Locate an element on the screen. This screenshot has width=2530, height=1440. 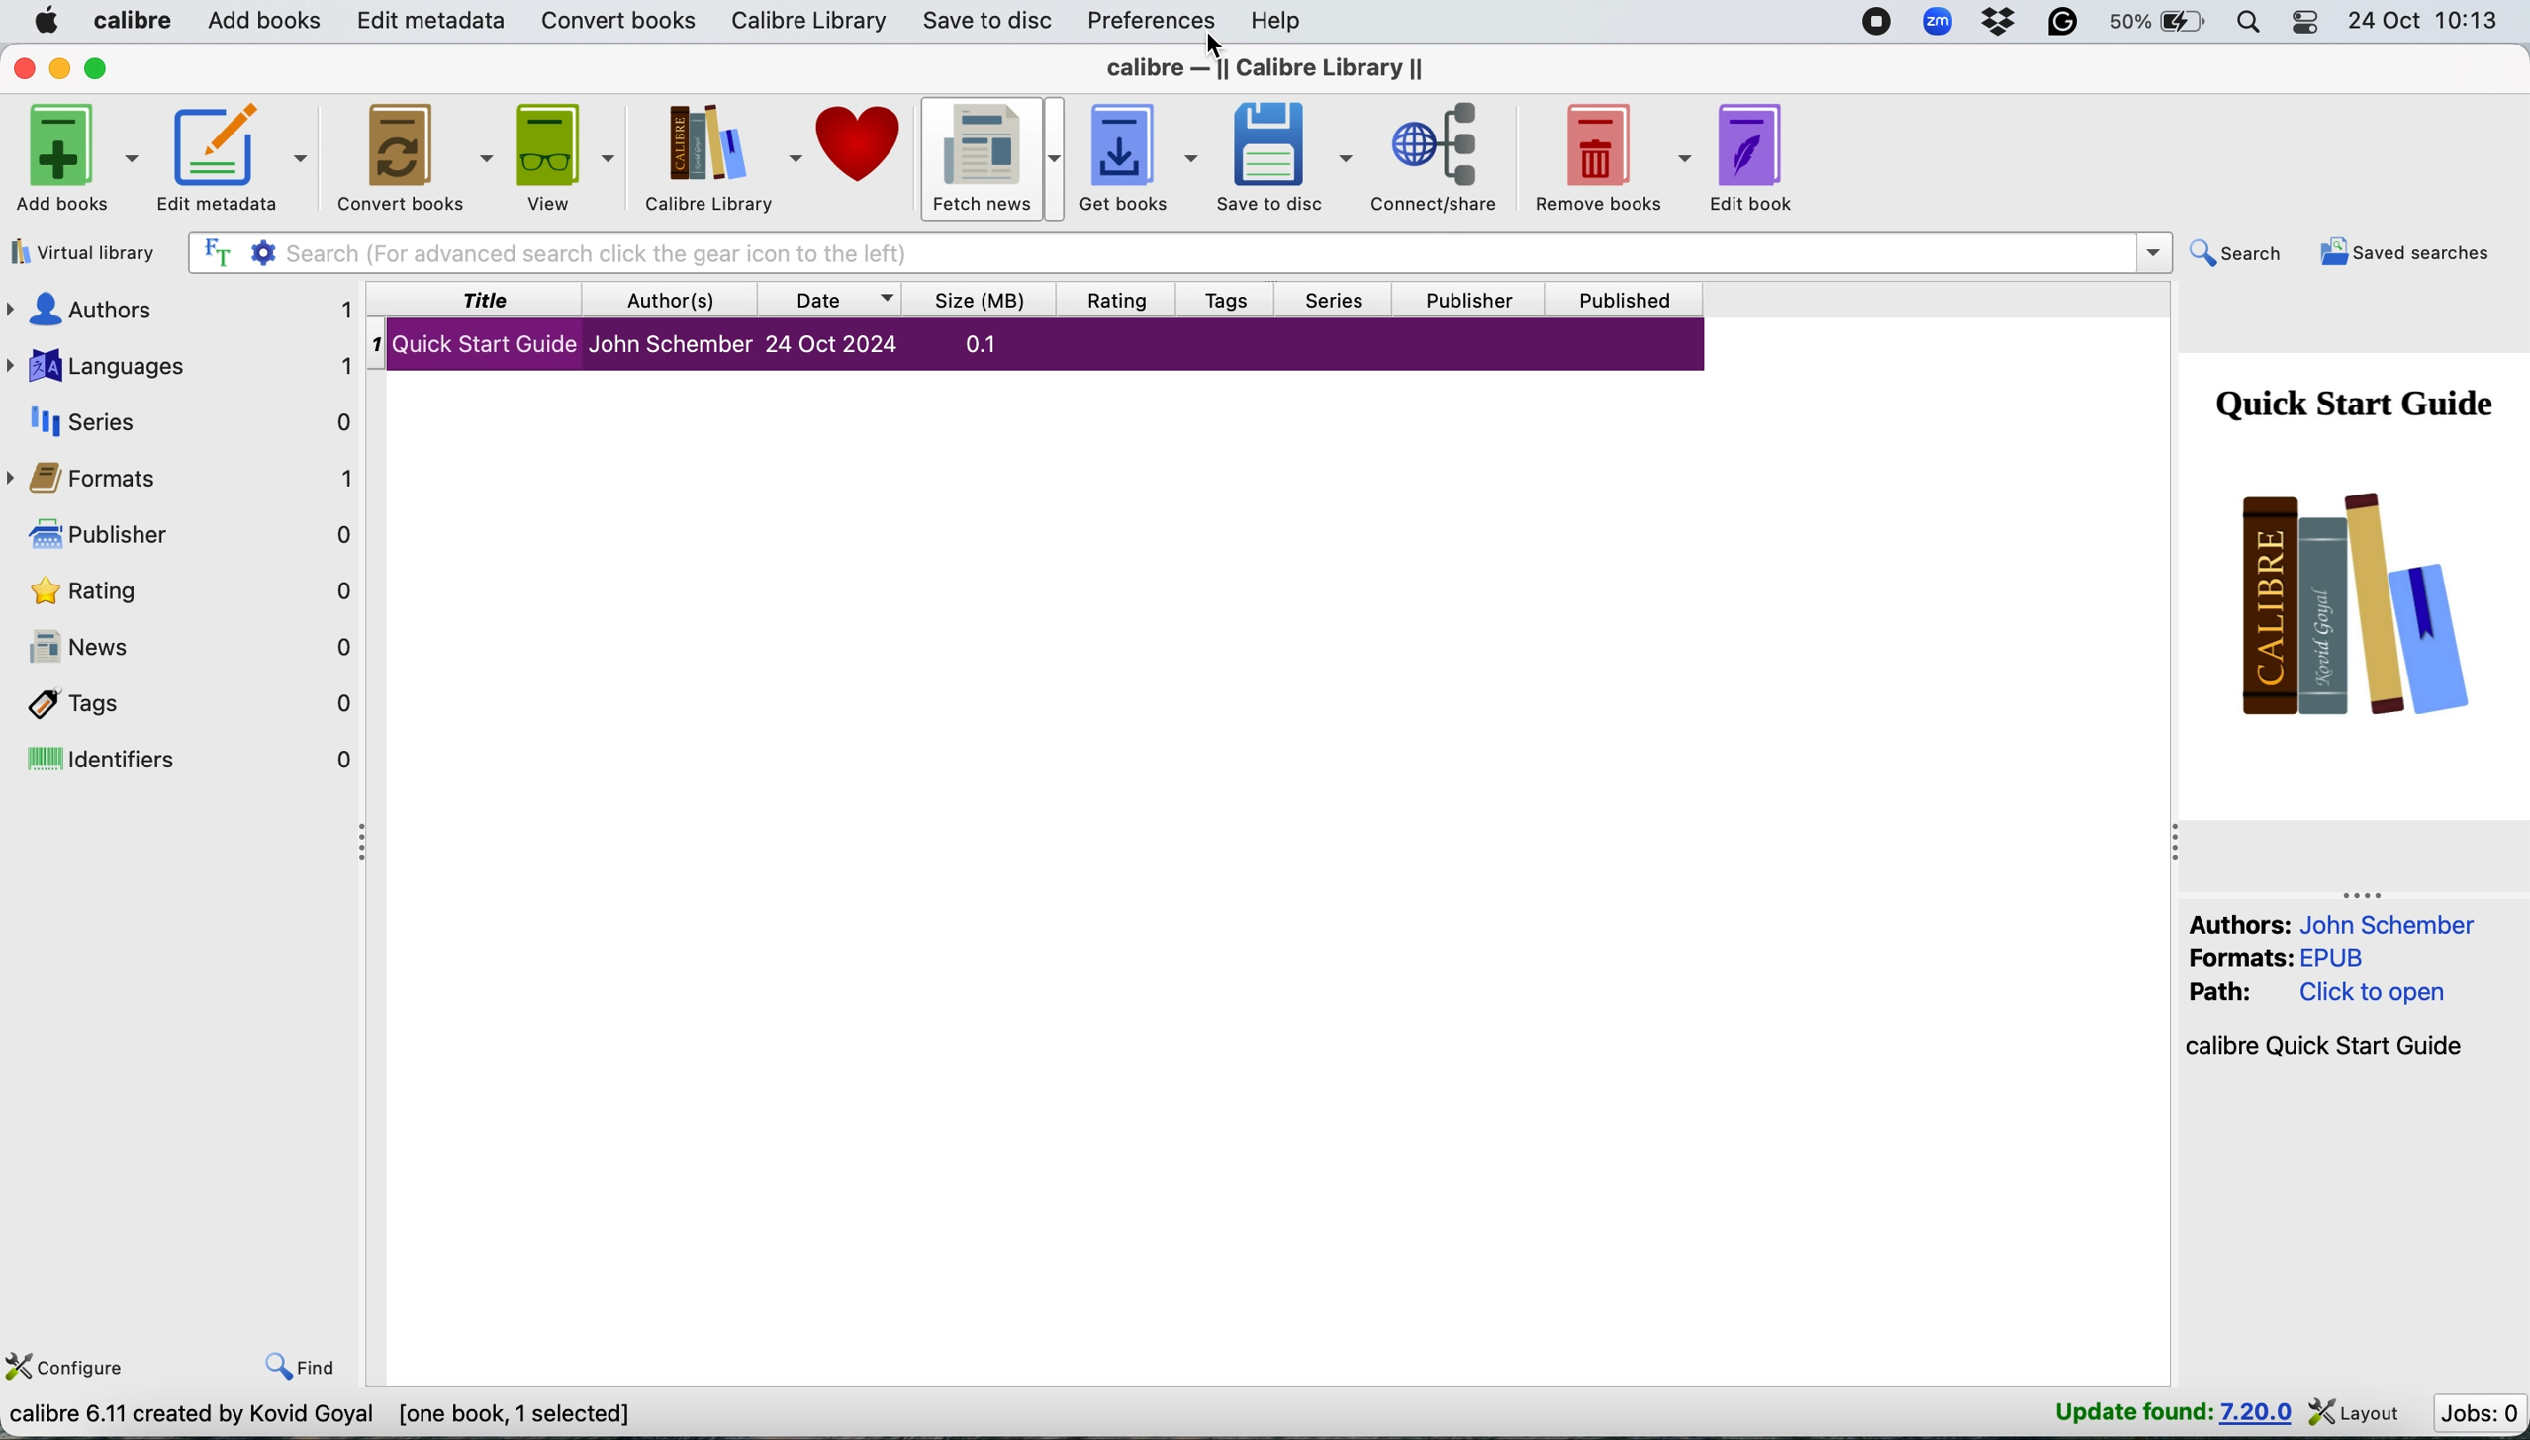
series is located at coordinates (186, 421).